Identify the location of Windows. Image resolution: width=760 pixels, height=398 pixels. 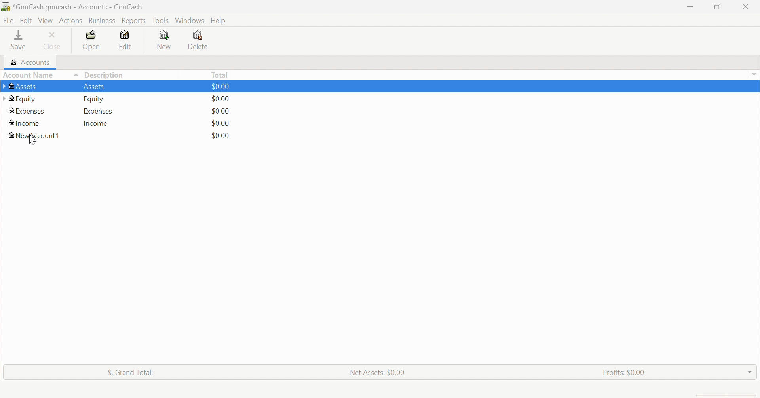
(189, 20).